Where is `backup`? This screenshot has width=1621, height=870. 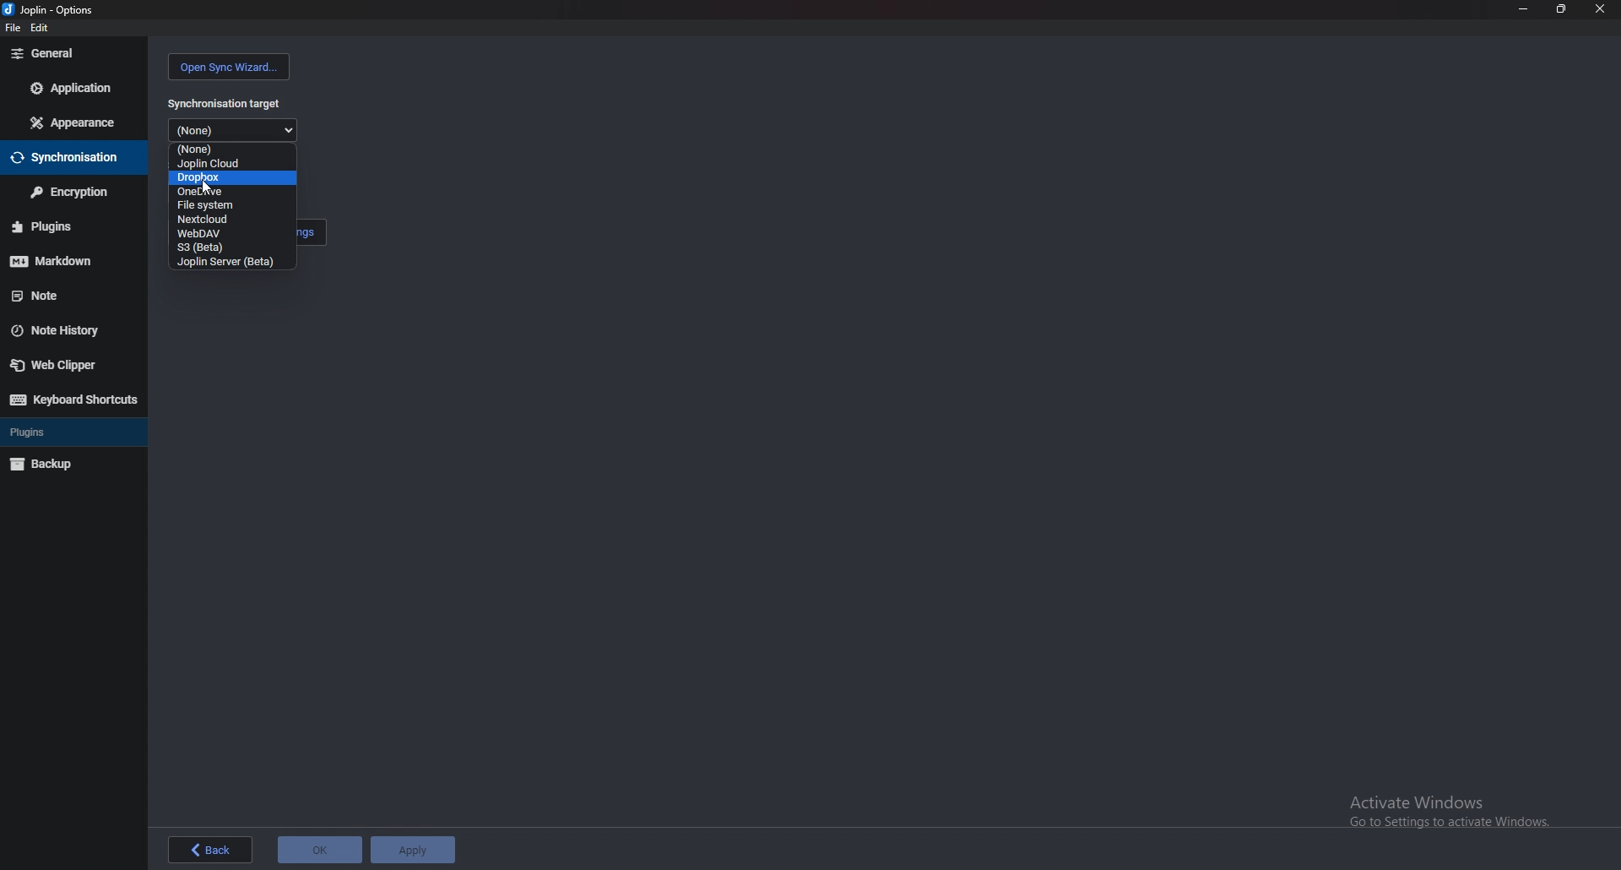
backup is located at coordinates (52, 464).